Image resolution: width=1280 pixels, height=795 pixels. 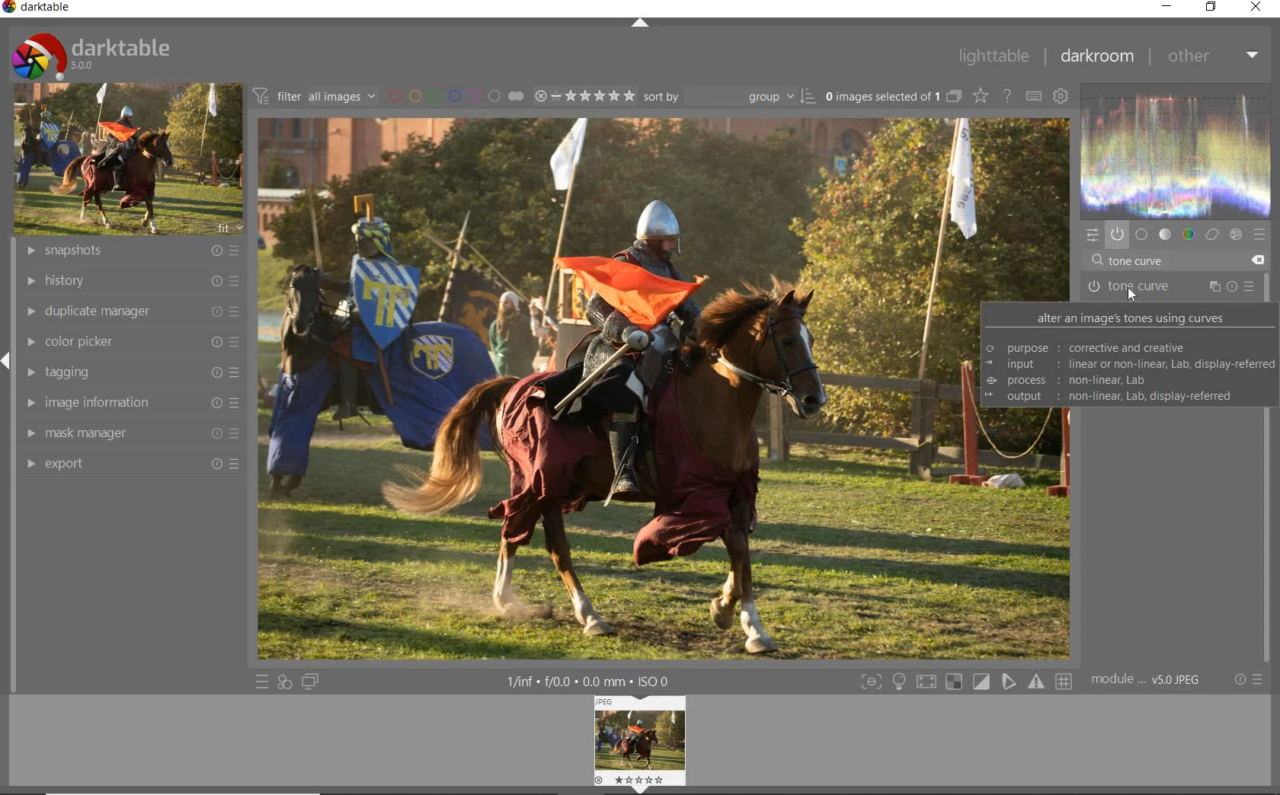 I want to click on export, so click(x=129, y=464).